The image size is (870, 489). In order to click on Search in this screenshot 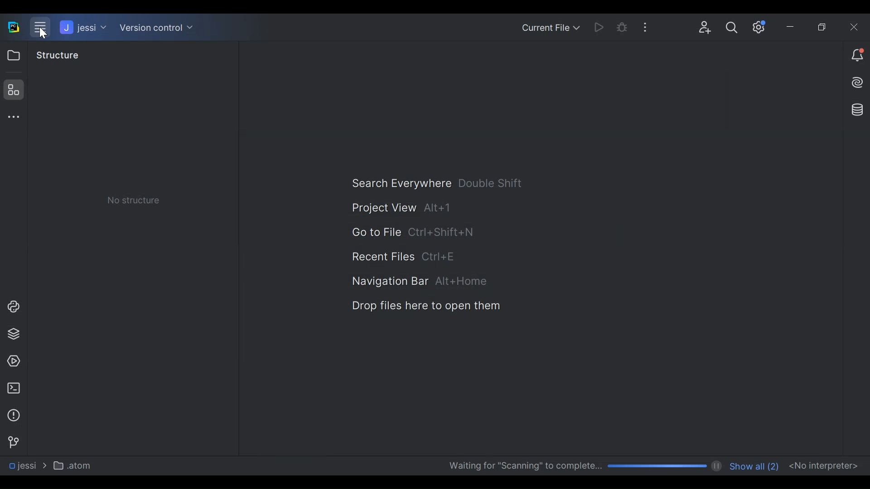, I will do `click(733, 29)`.